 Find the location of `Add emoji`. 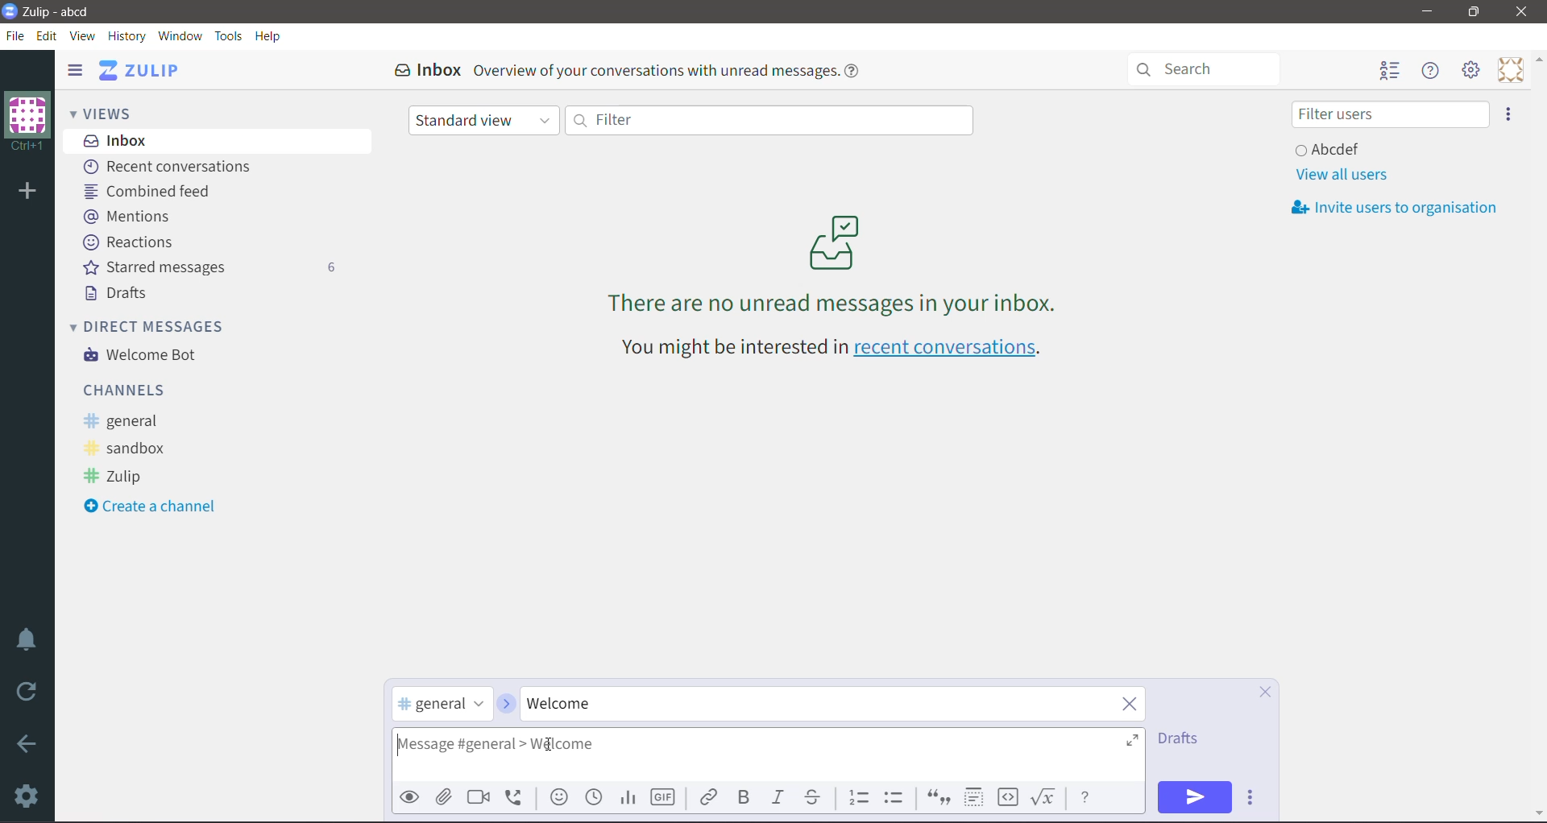

Add emoji is located at coordinates (559, 797).